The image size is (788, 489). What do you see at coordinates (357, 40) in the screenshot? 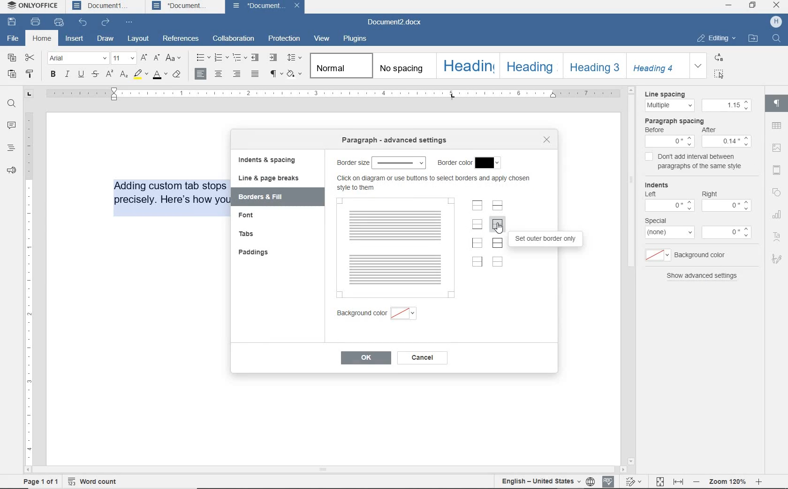
I see `plugins` at bounding box center [357, 40].